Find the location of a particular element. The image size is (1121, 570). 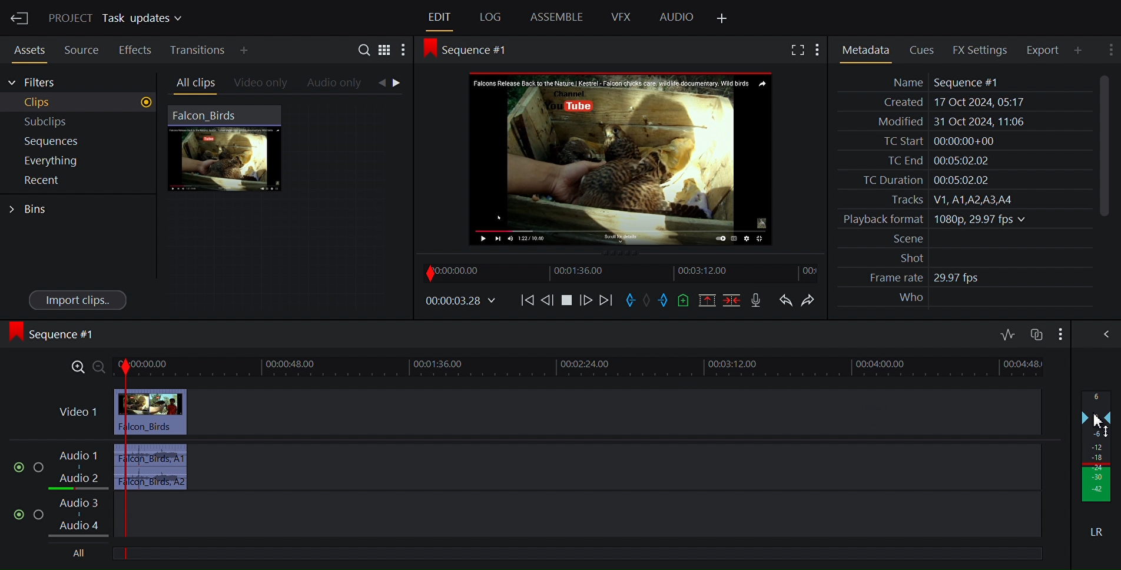

Redo is located at coordinates (808, 299).